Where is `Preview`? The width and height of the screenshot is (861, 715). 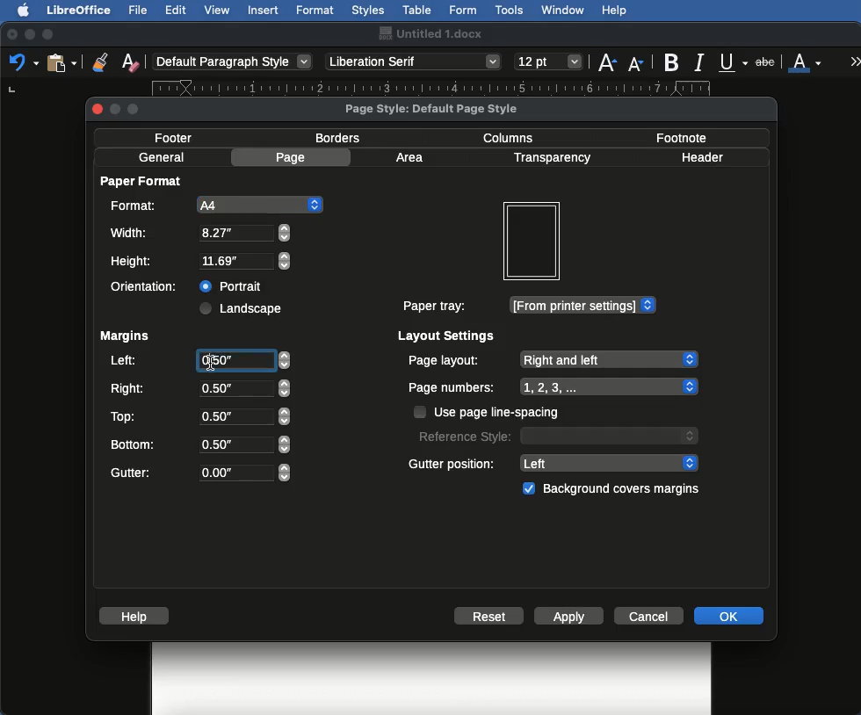 Preview is located at coordinates (531, 242).